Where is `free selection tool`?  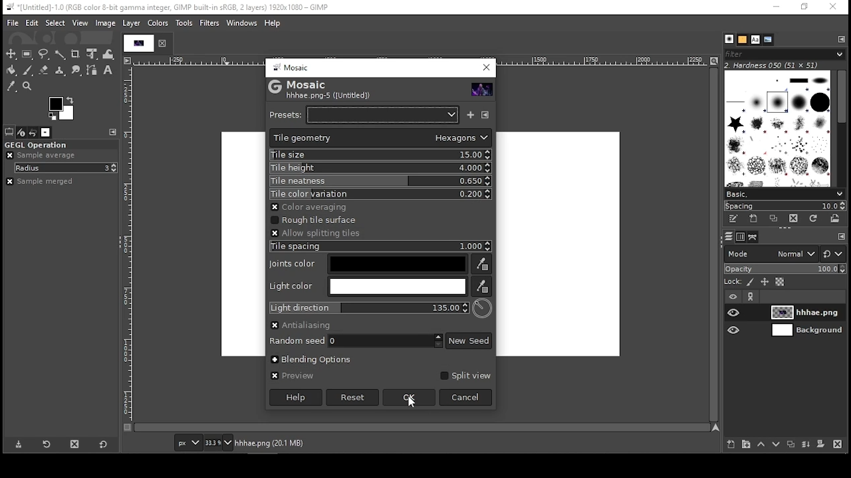
free selection tool is located at coordinates (43, 54).